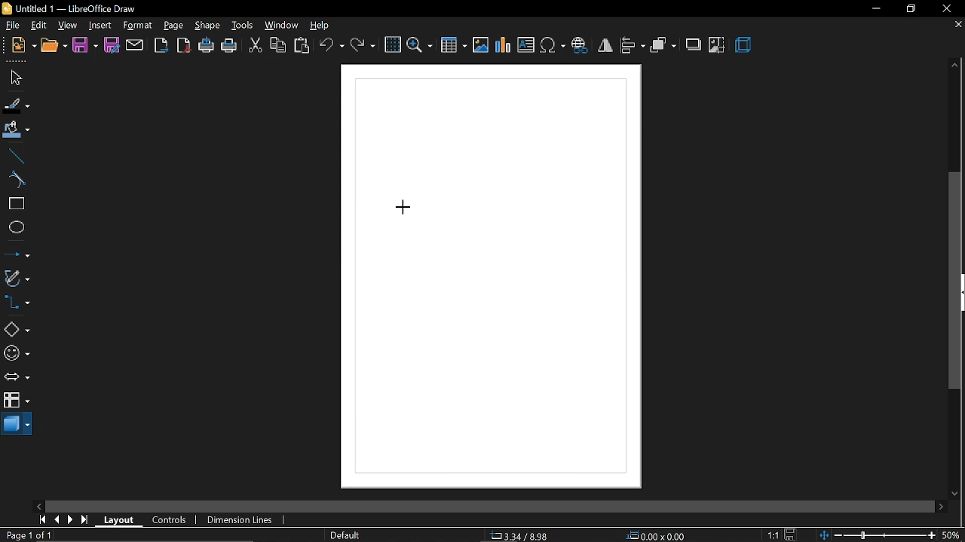  Describe the element at coordinates (909, 11) in the screenshot. I see `restore down` at that location.